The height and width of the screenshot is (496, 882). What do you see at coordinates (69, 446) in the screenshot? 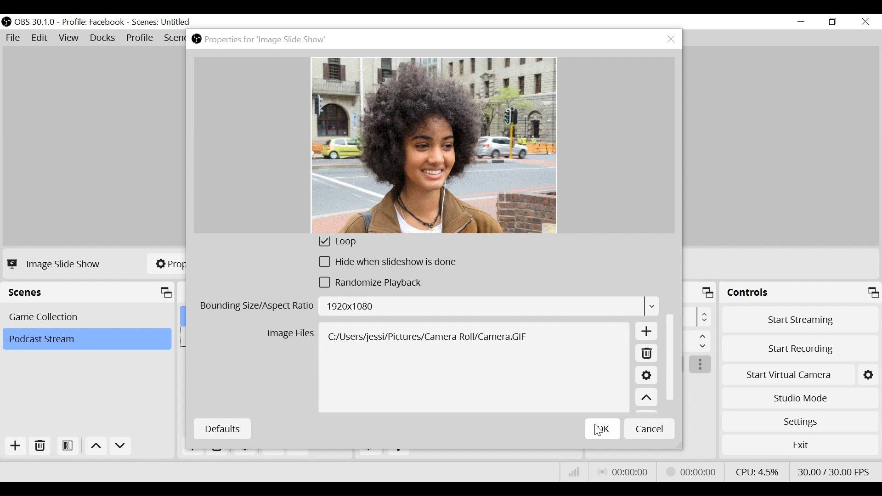
I see `Open Scene Filter` at bounding box center [69, 446].